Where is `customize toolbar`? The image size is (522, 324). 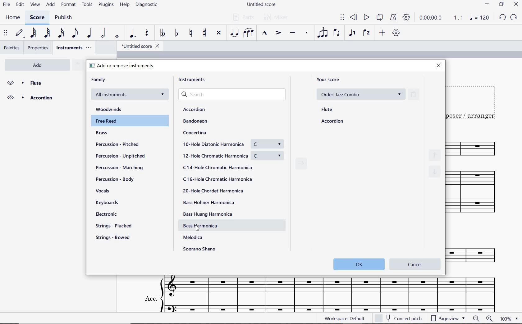 customize toolbar is located at coordinates (397, 33).